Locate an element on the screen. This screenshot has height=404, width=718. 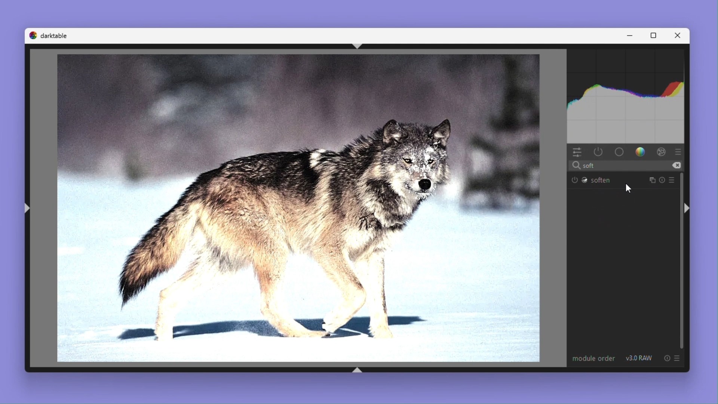
Multiple instance is located at coordinates (651, 180).